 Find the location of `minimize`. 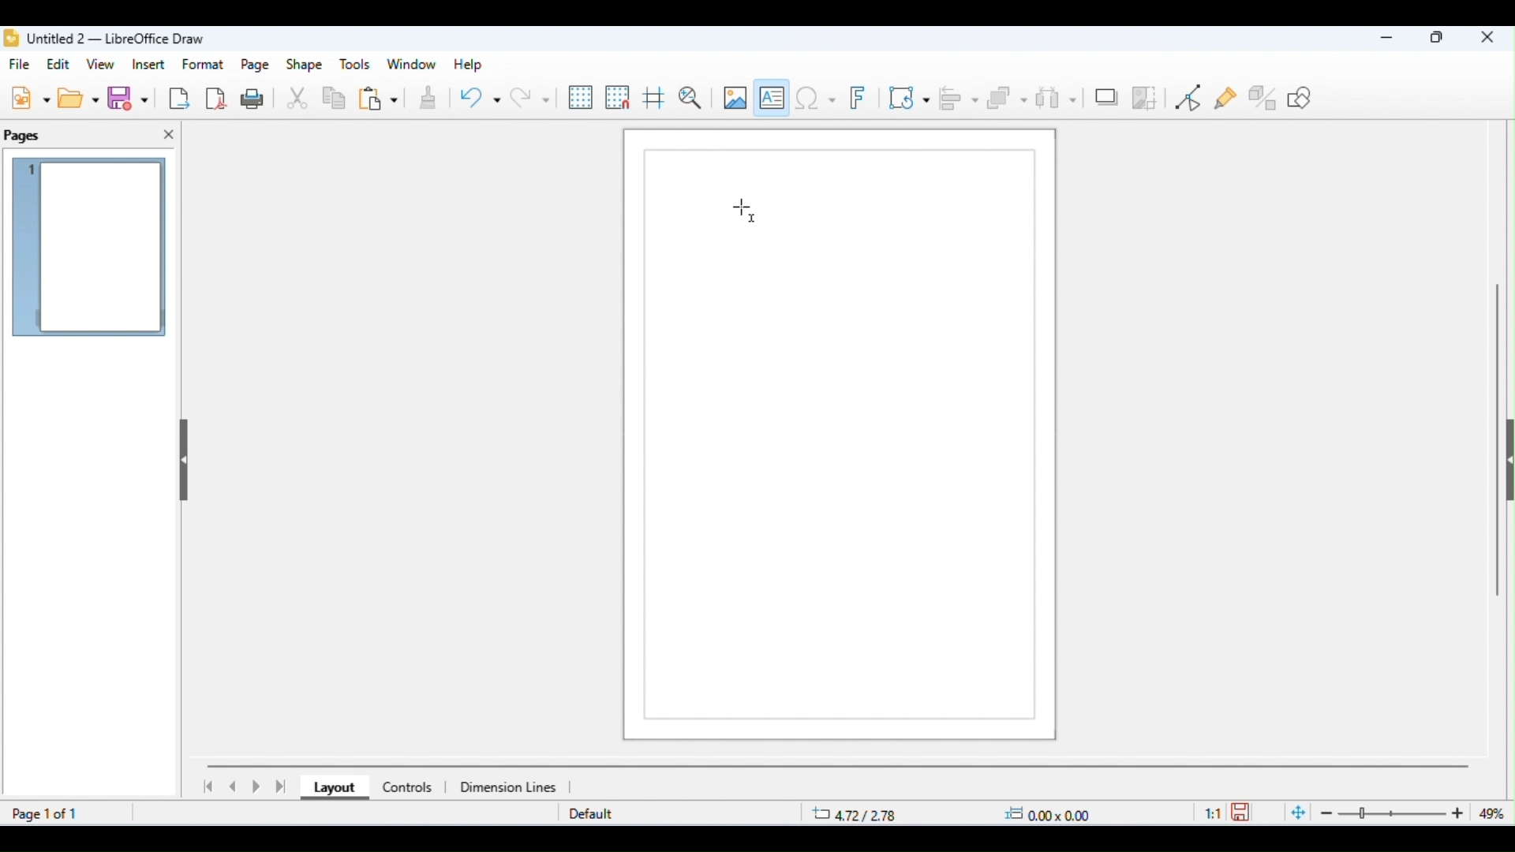

minimize is located at coordinates (1382, 40).